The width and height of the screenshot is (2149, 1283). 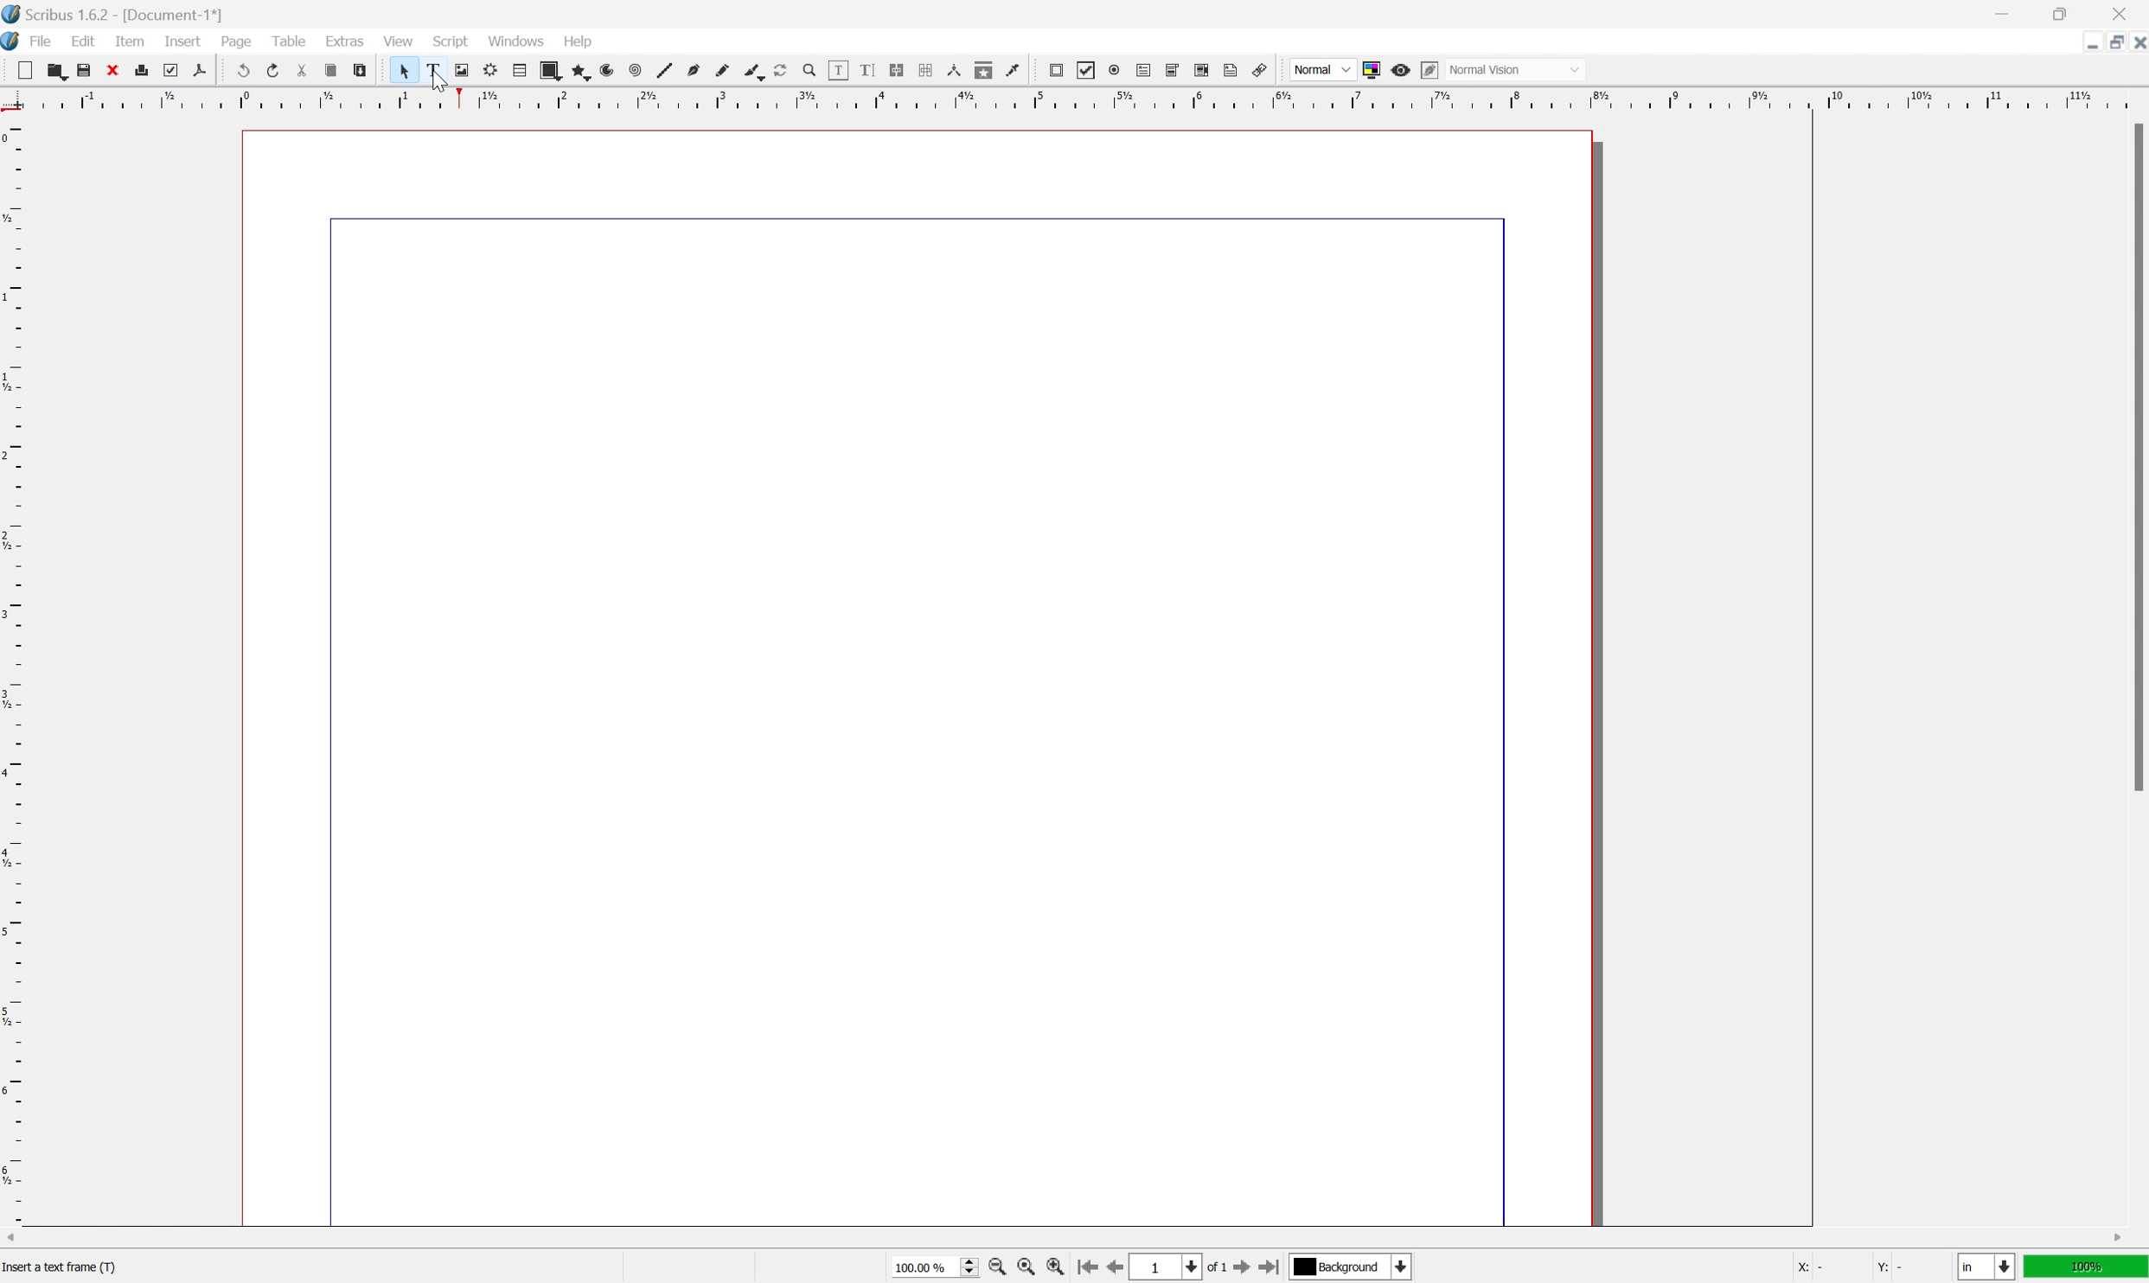 What do you see at coordinates (583, 73) in the screenshot?
I see `polygon` at bounding box center [583, 73].